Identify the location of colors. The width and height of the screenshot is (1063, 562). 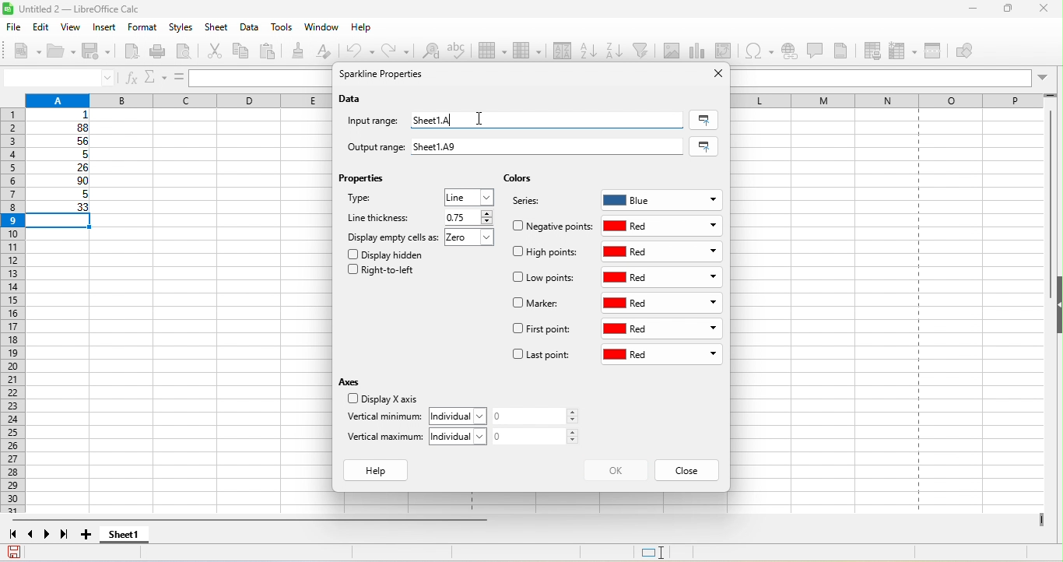
(517, 179).